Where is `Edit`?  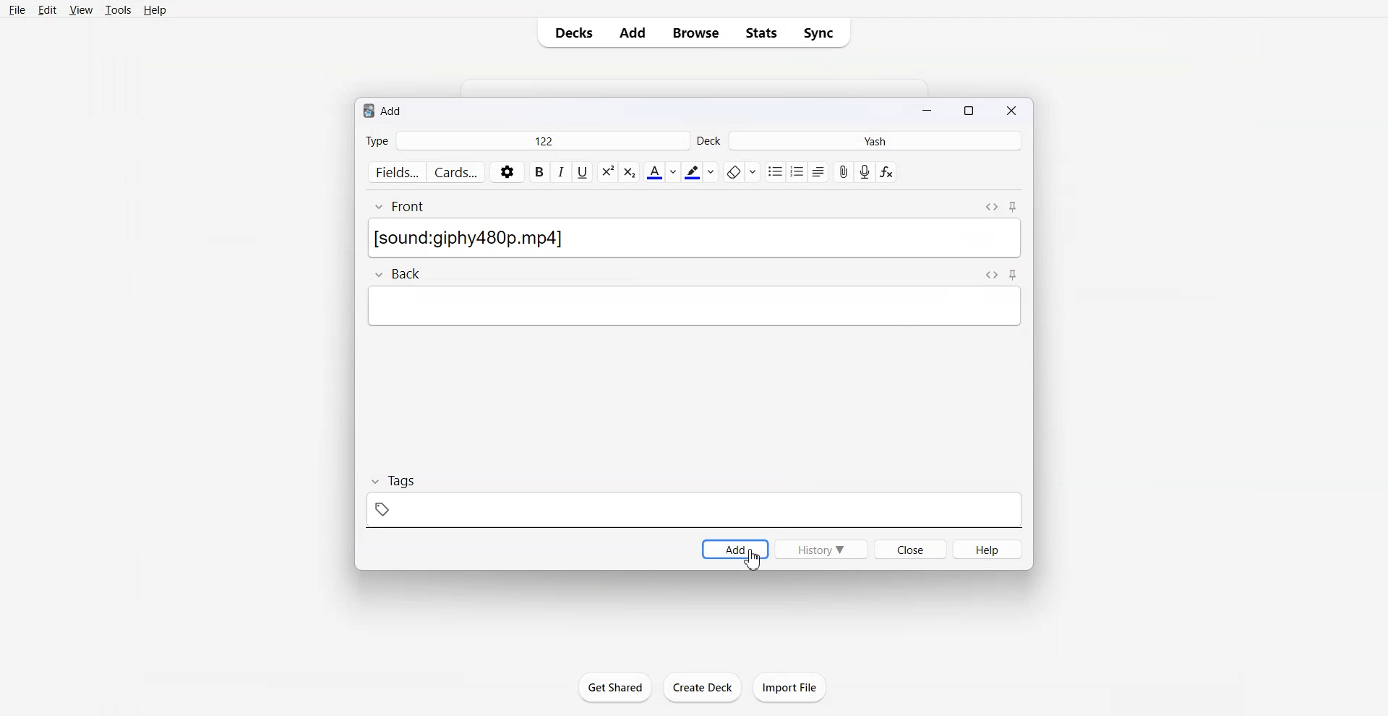
Edit is located at coordinates (48, 10).